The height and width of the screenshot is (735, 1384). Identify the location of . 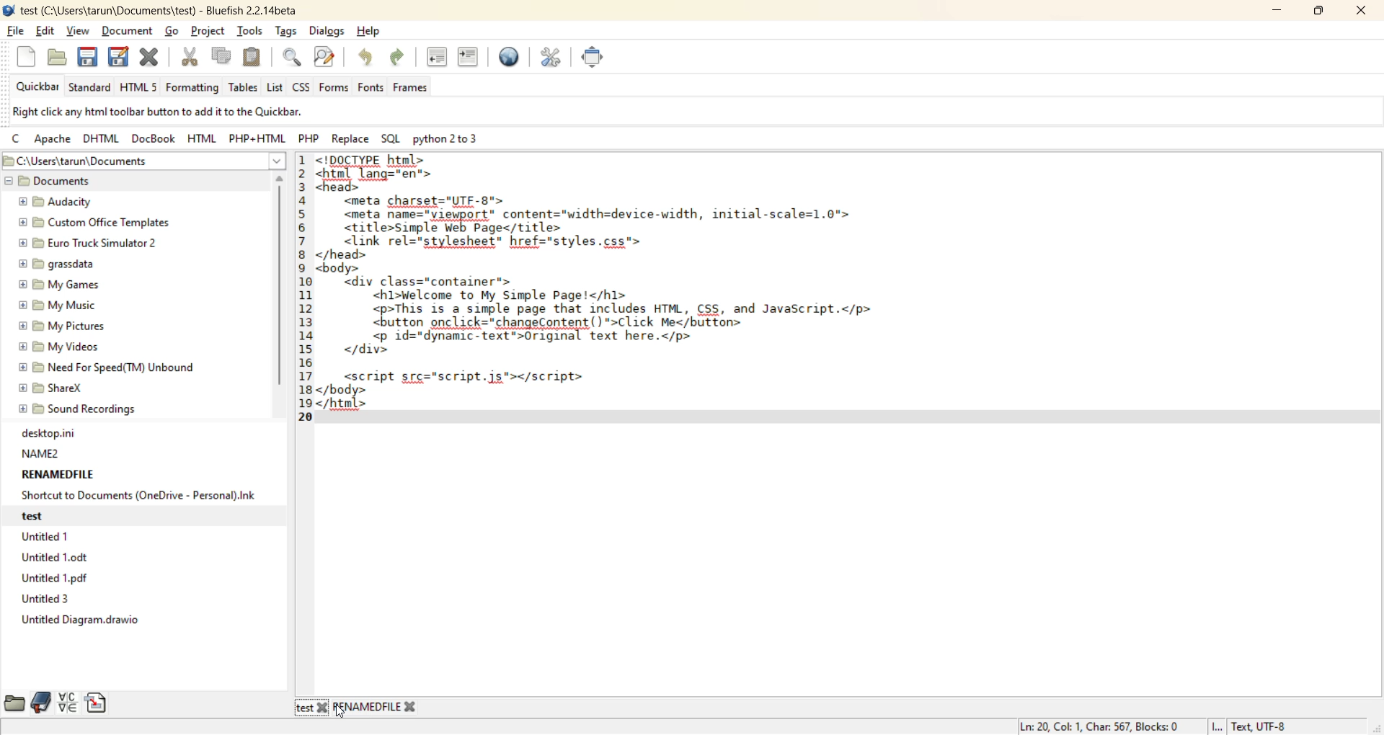
(409, 707).